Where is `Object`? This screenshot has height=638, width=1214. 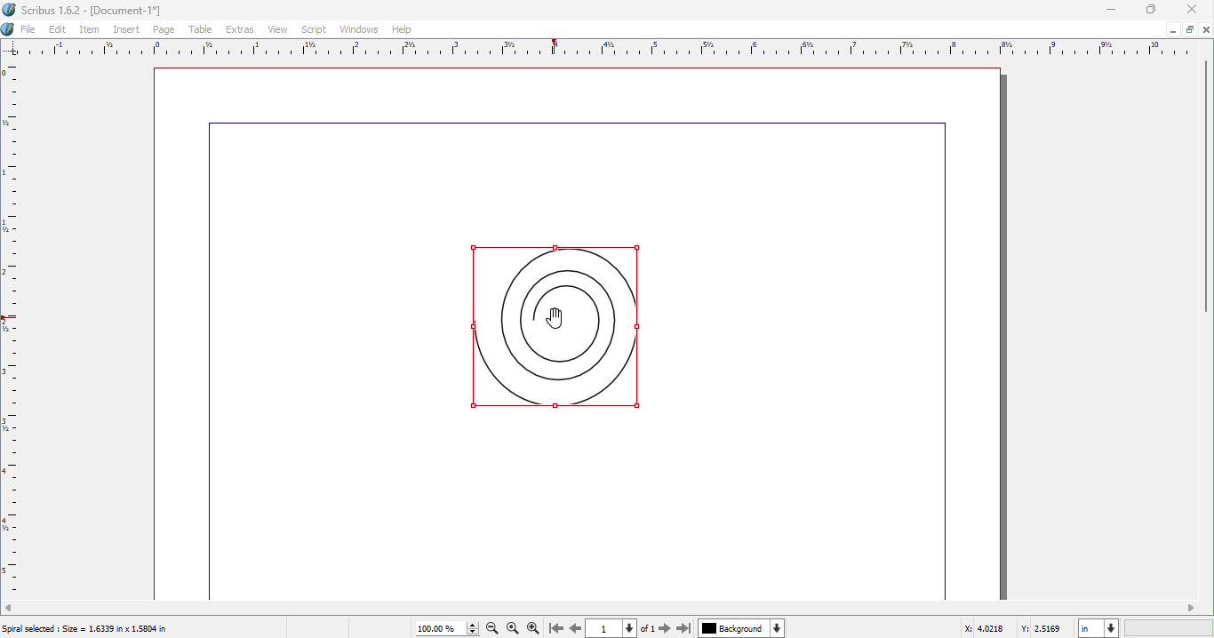 Object is located at coordinates (546, 322).